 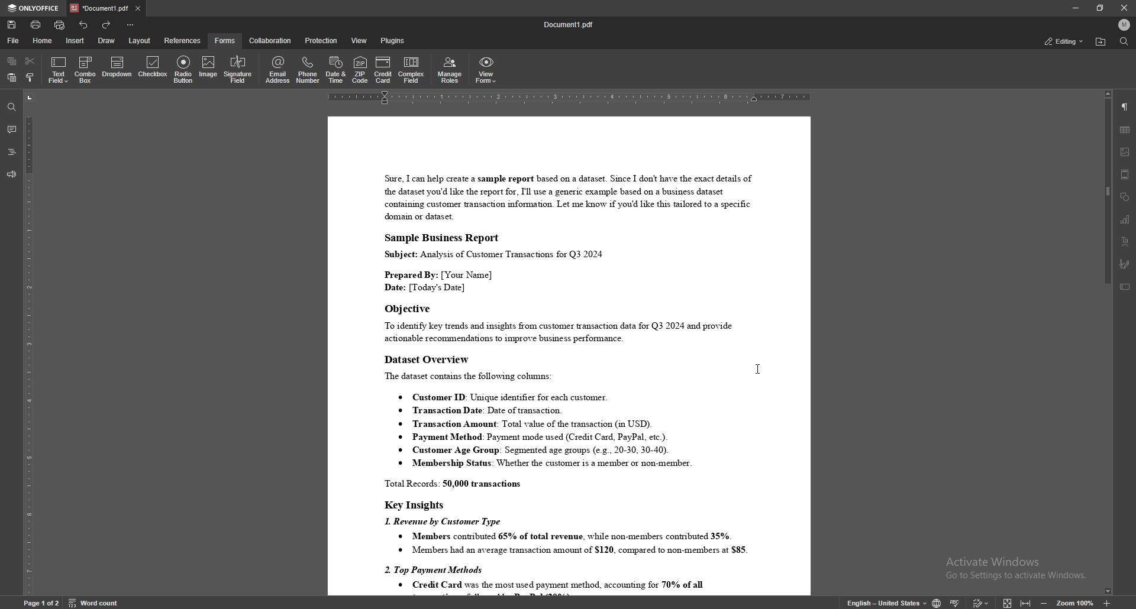 I want to click on home, so click(x=44, y=41).